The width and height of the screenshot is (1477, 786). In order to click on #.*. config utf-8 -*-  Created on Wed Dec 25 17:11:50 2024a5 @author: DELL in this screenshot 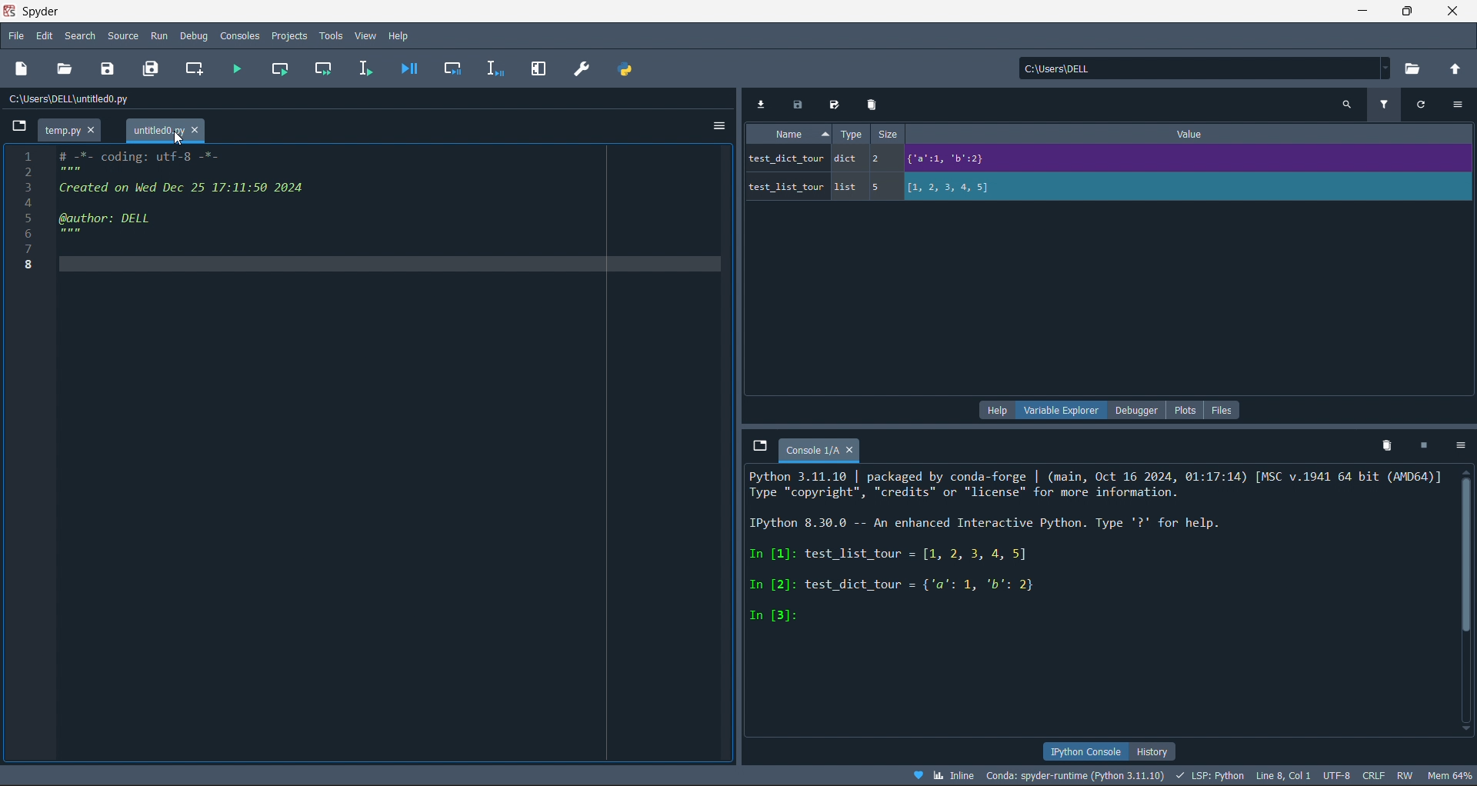, I will do `click(237, 192)`.